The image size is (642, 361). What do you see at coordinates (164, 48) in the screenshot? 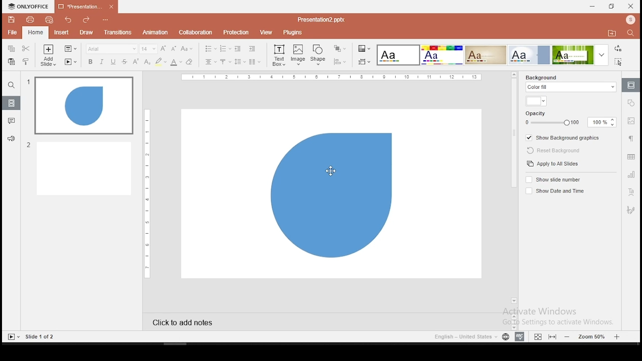
I see `increase font size` at bounding box center [164, 48].